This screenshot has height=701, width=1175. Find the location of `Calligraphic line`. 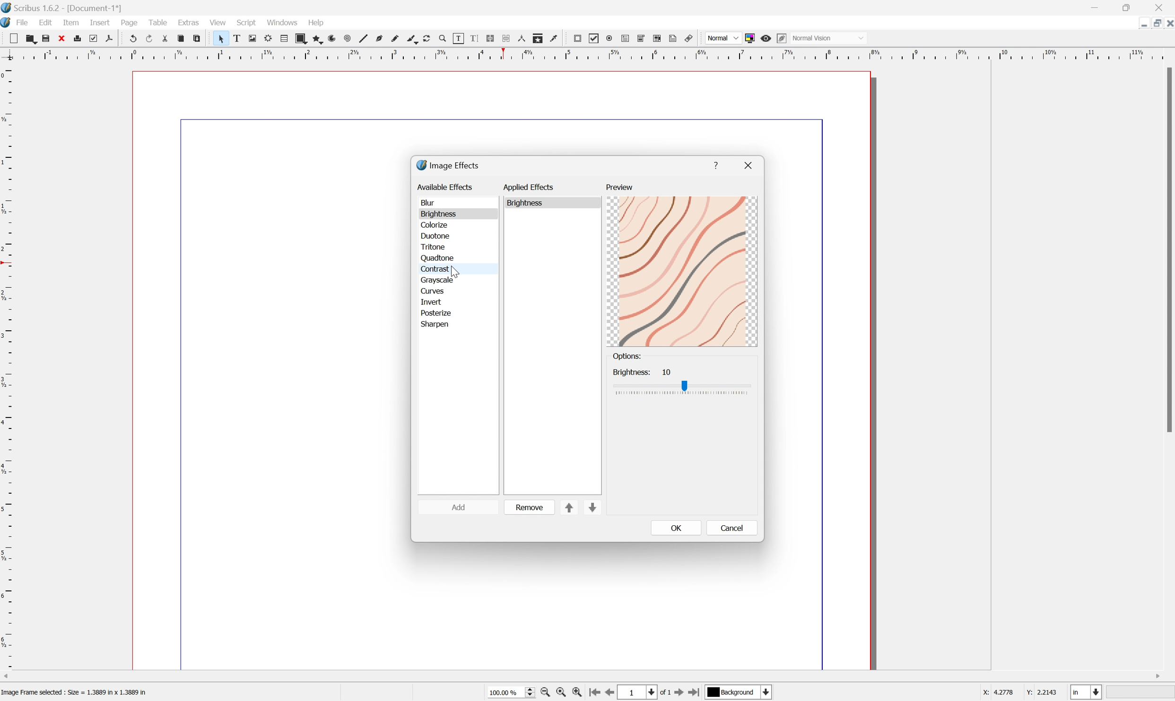

Calligraphic line is located at coordinates (414, 40).